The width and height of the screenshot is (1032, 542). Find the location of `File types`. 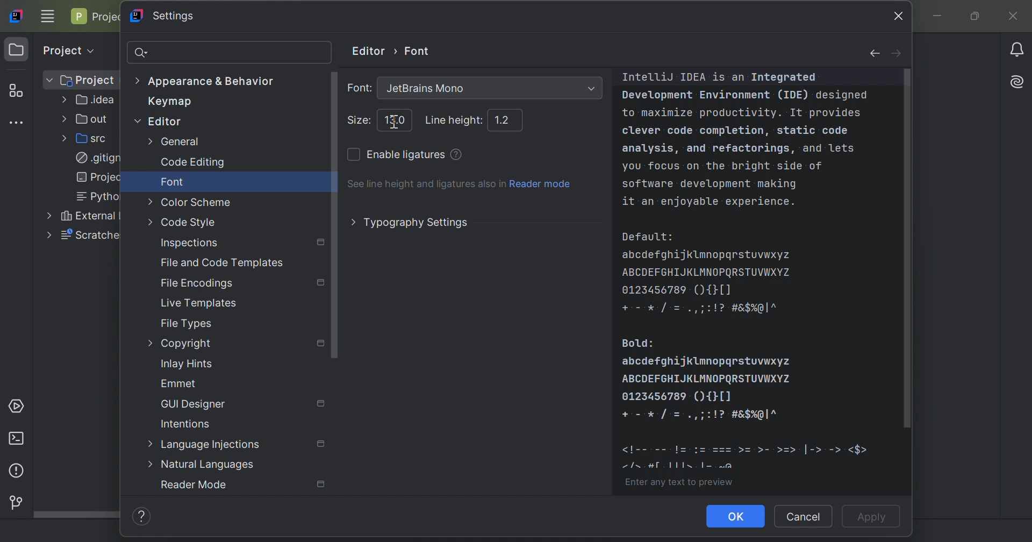

File types is located at coordinates (188, 323).